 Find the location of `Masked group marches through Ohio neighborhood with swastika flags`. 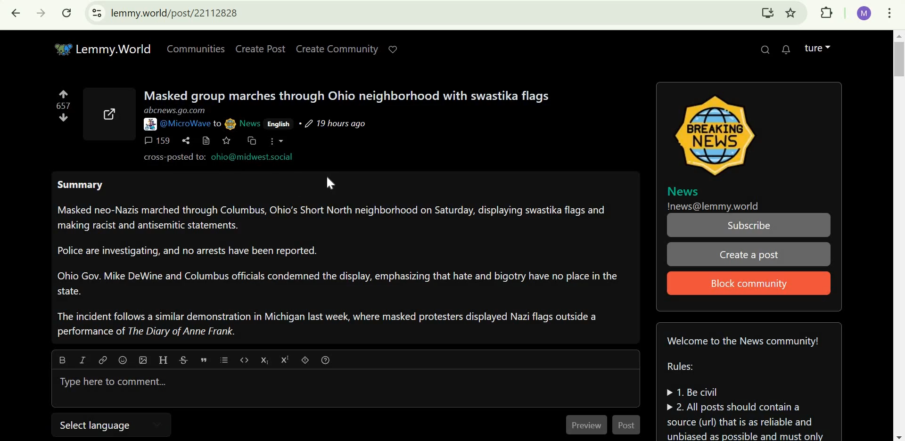

Masked group marches through Ohio neighborhood with swastika flags is located at coordinates (344, 97).